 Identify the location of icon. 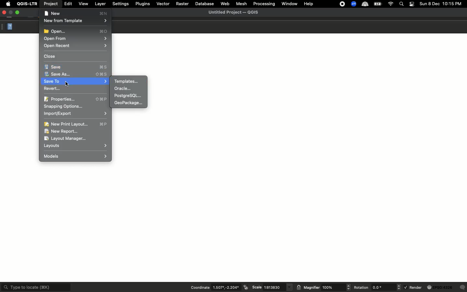
(246, 287).